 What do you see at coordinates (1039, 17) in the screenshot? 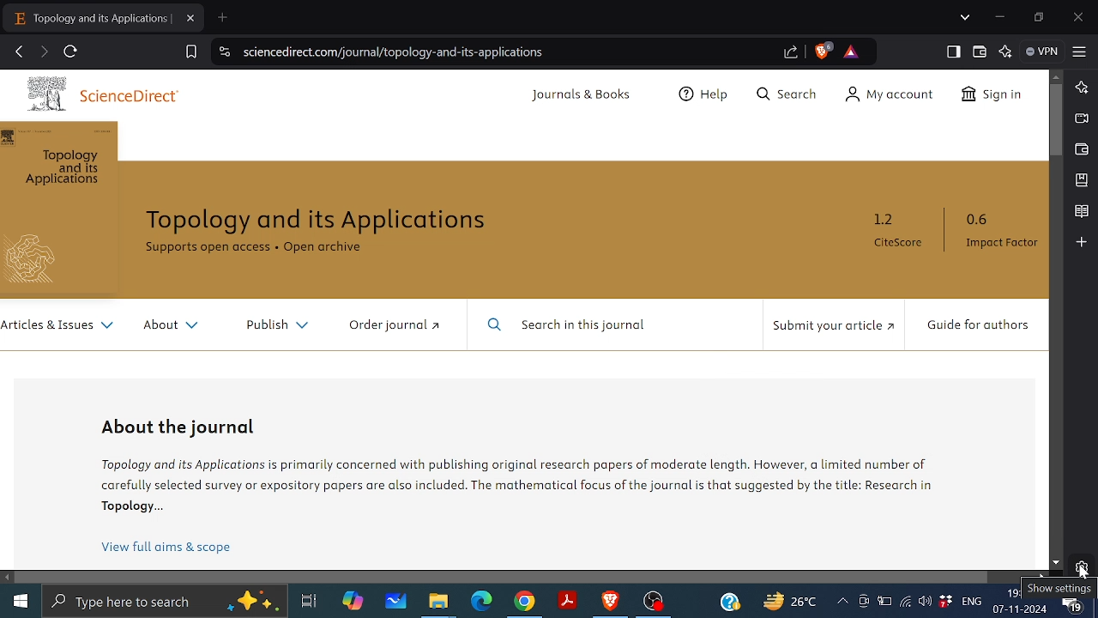
I see `Restore down` at bounding box center [1039, 17].